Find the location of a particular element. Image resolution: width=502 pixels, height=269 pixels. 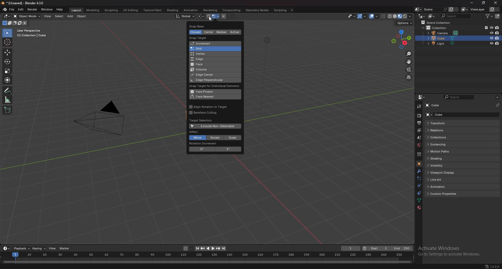

exclude non selectable is located at coordinates (216, 126).